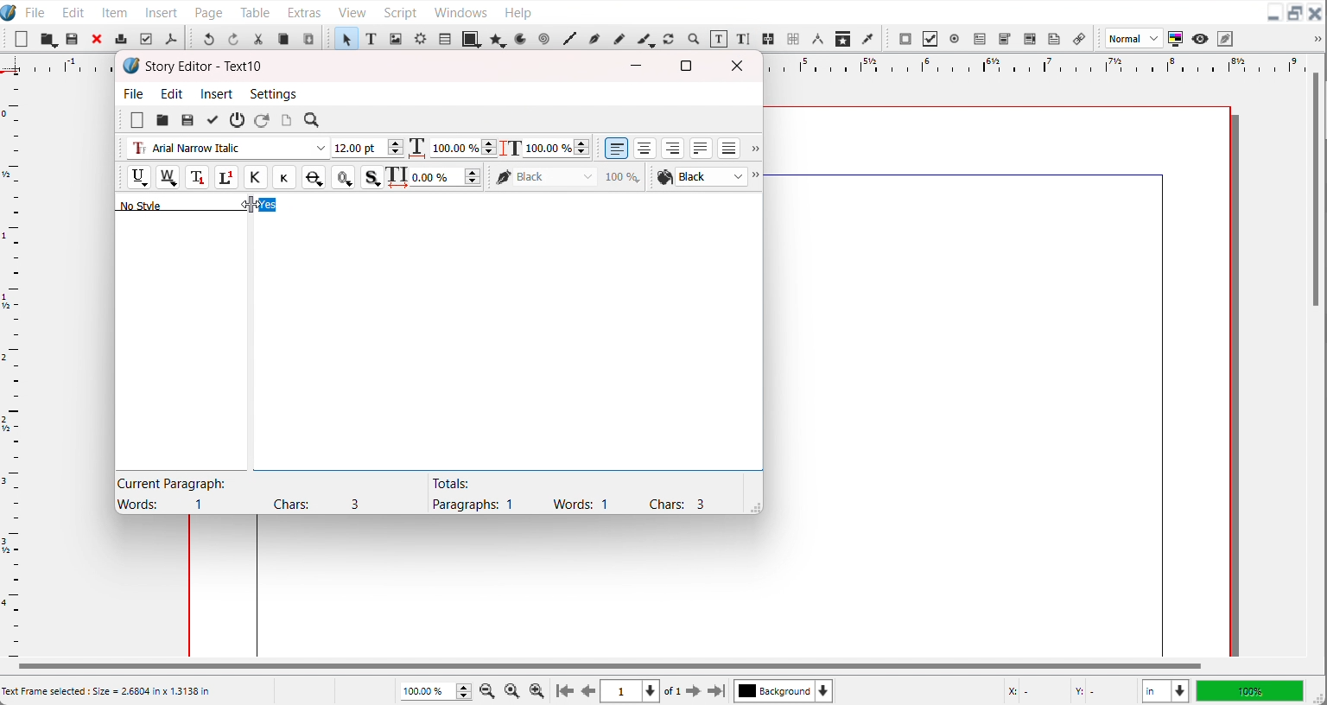 The height and width of the screenshot is (705, 1327). Describe the element at coordinates (522, 38) in the screenshot. I see `Arc` at that location.